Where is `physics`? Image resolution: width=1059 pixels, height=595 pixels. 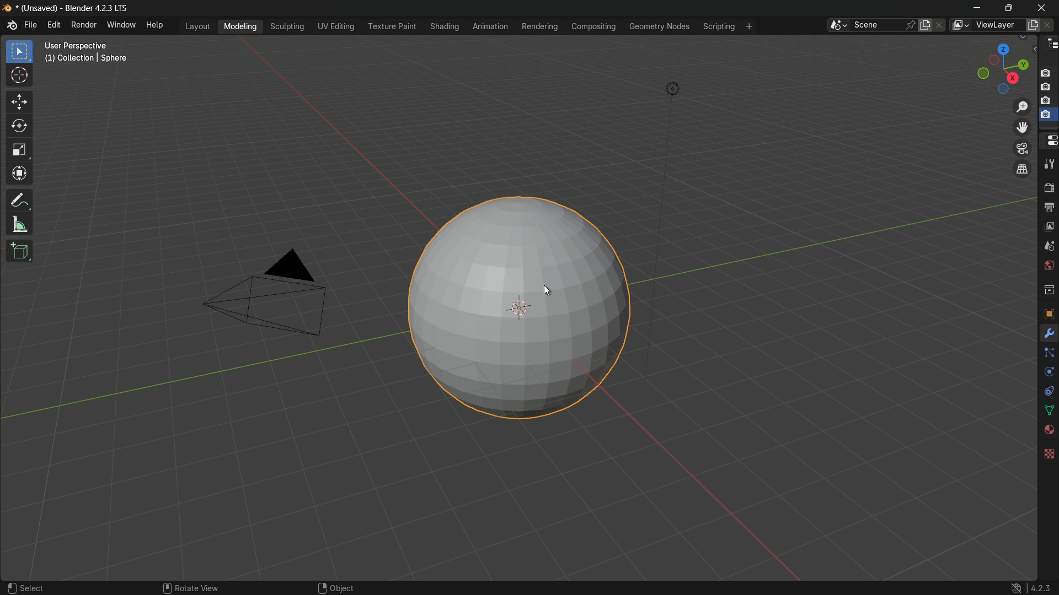
physics is located at coordinates (1048, 373).